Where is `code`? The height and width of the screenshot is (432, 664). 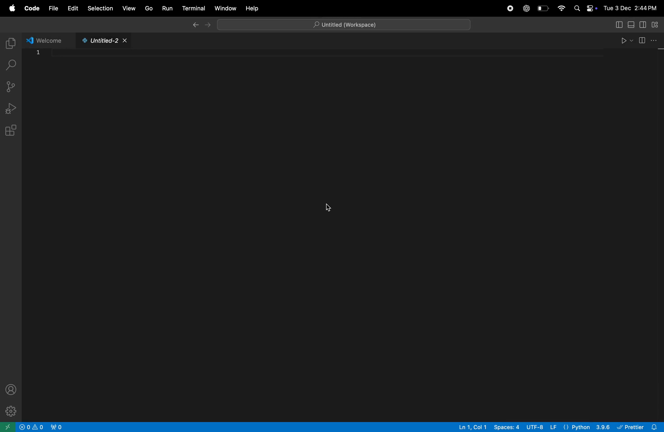 code is located at coordinates (33, 8).